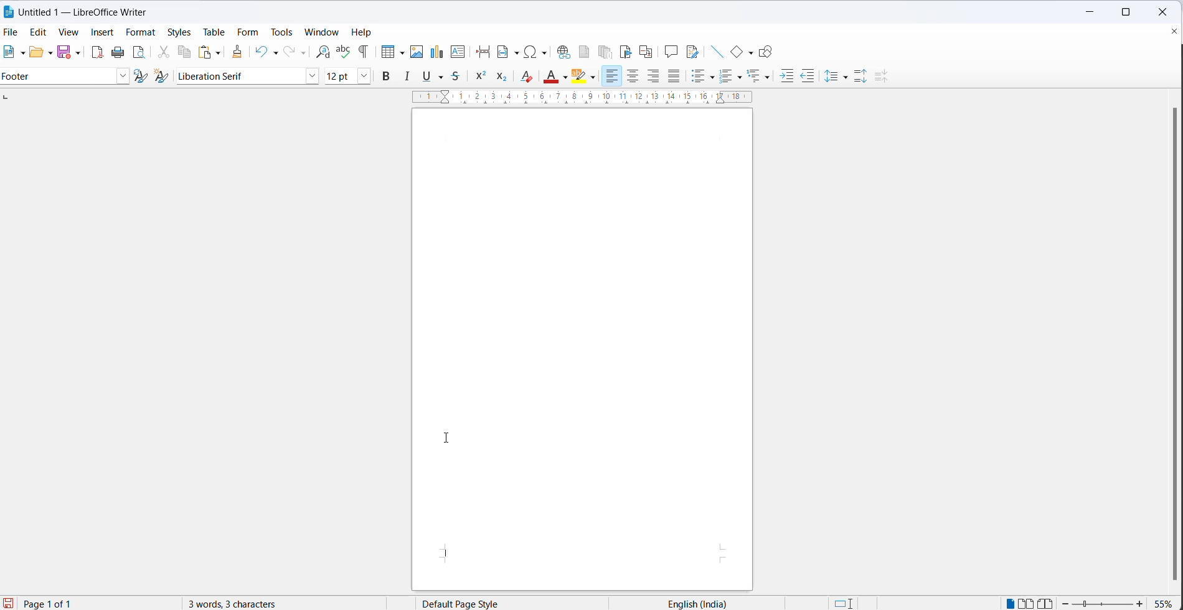  What do you see at coordinates (502, 77) in the screenshot?
I see `subscript` at bounding box center [502, 77].